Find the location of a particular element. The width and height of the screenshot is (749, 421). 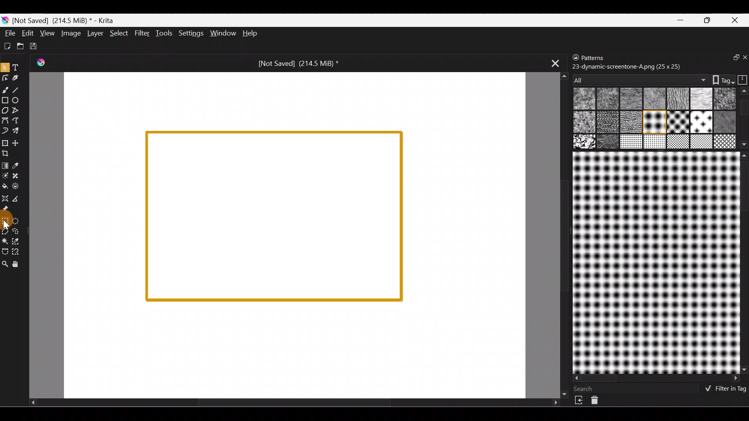

[Not Saved] (214.5 MiB) * - Krita is located at coordinates (66, 21).